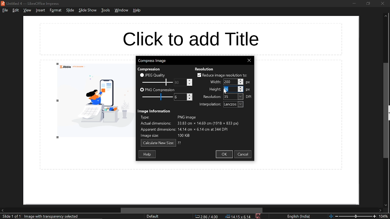  What do you see at coordinates (233, 97) in the screenshot?
I see `resolution` at bounding box center [233, 97].